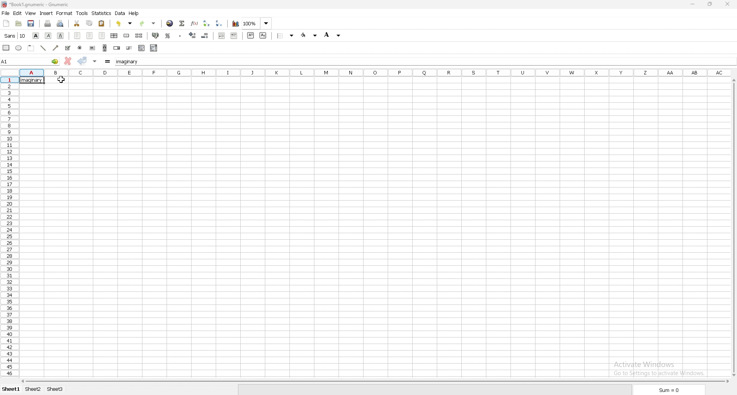  I want to click on list, so click(142, 48).